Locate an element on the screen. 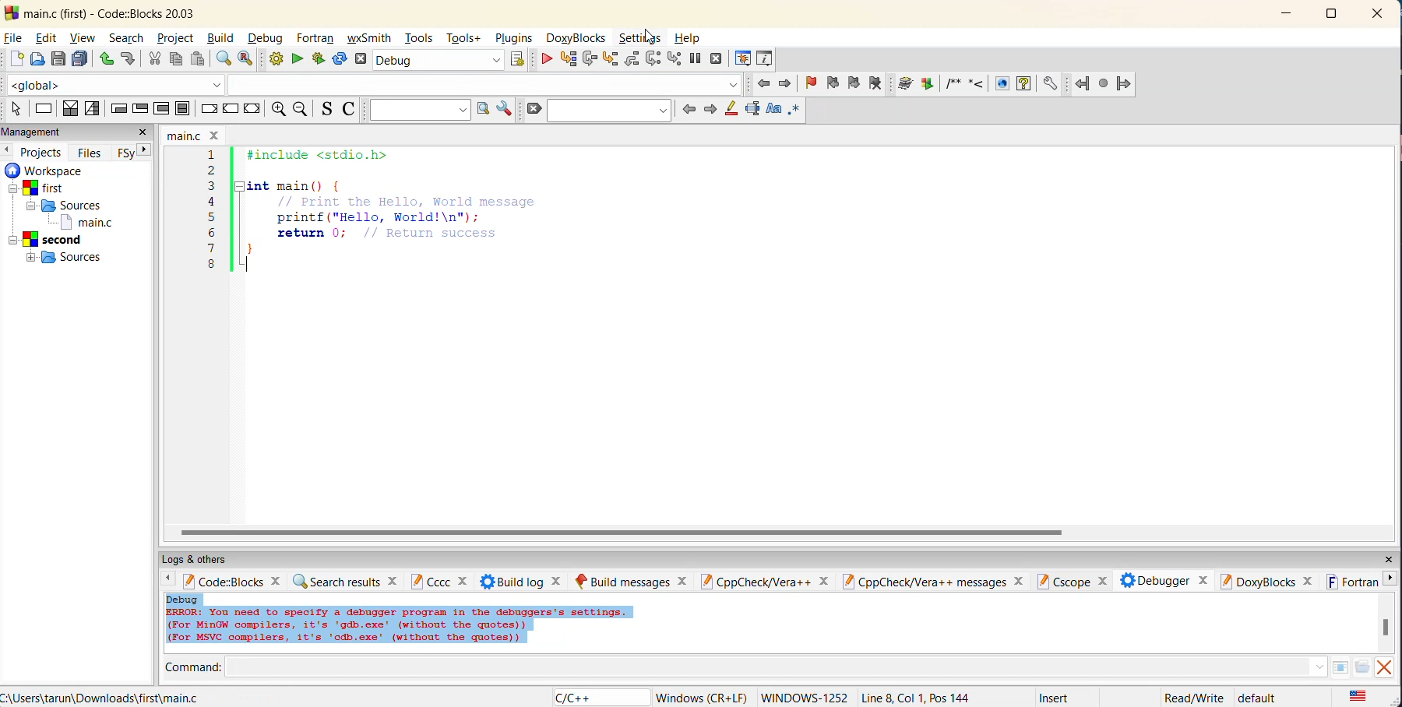  run search is located at coordinates (483, 111).